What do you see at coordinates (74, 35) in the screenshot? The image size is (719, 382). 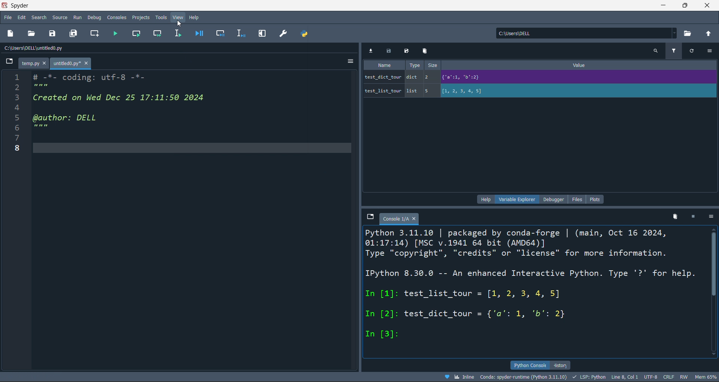 I see `save all` at bounding box center [74, 35].